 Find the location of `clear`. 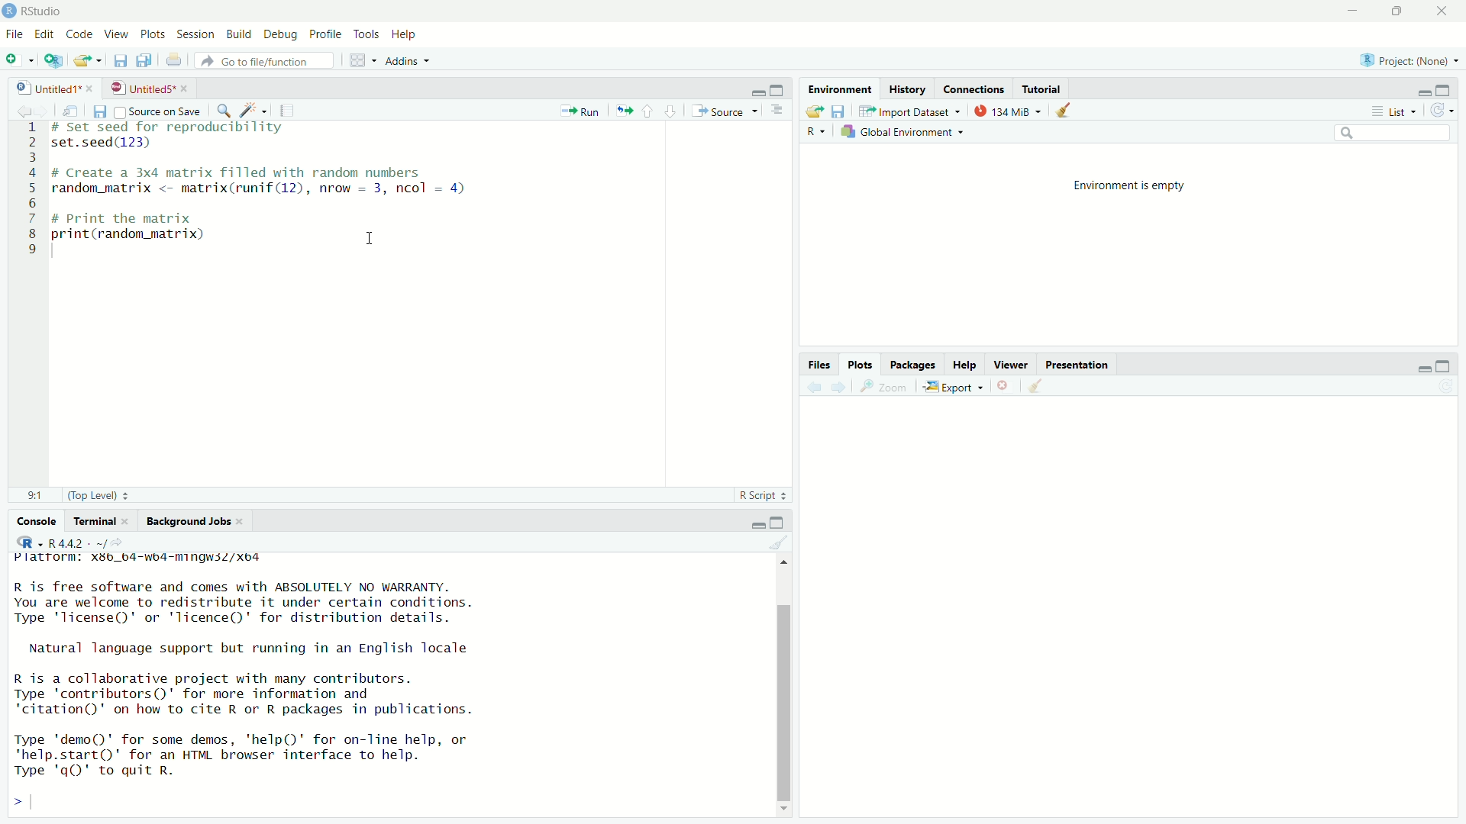

clear is located at coordinates (778, 543).